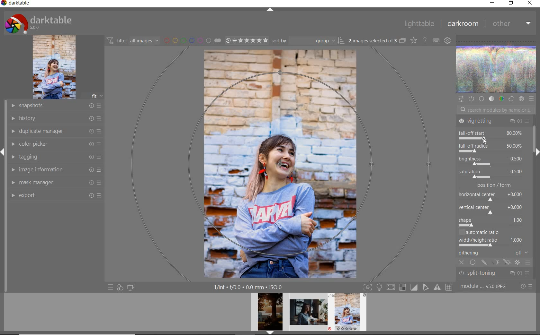 The width and height of the screenshot is (540, 335). What do you see at coordinates (413, 40) in the screenshot?
I see `CHANGE TYPE OF OVERLAYS` at bounding box center [413, 40].